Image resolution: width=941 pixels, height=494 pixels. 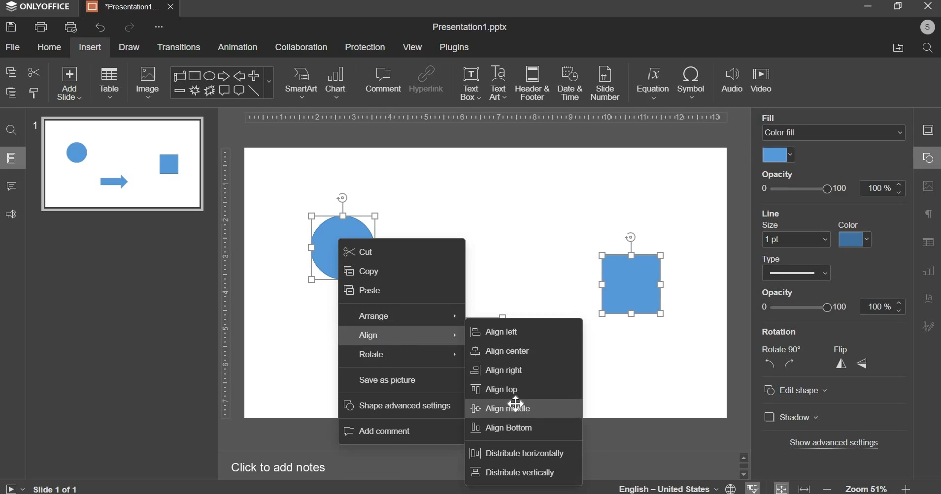 I want to click on line type, so click(x=796, y=273).